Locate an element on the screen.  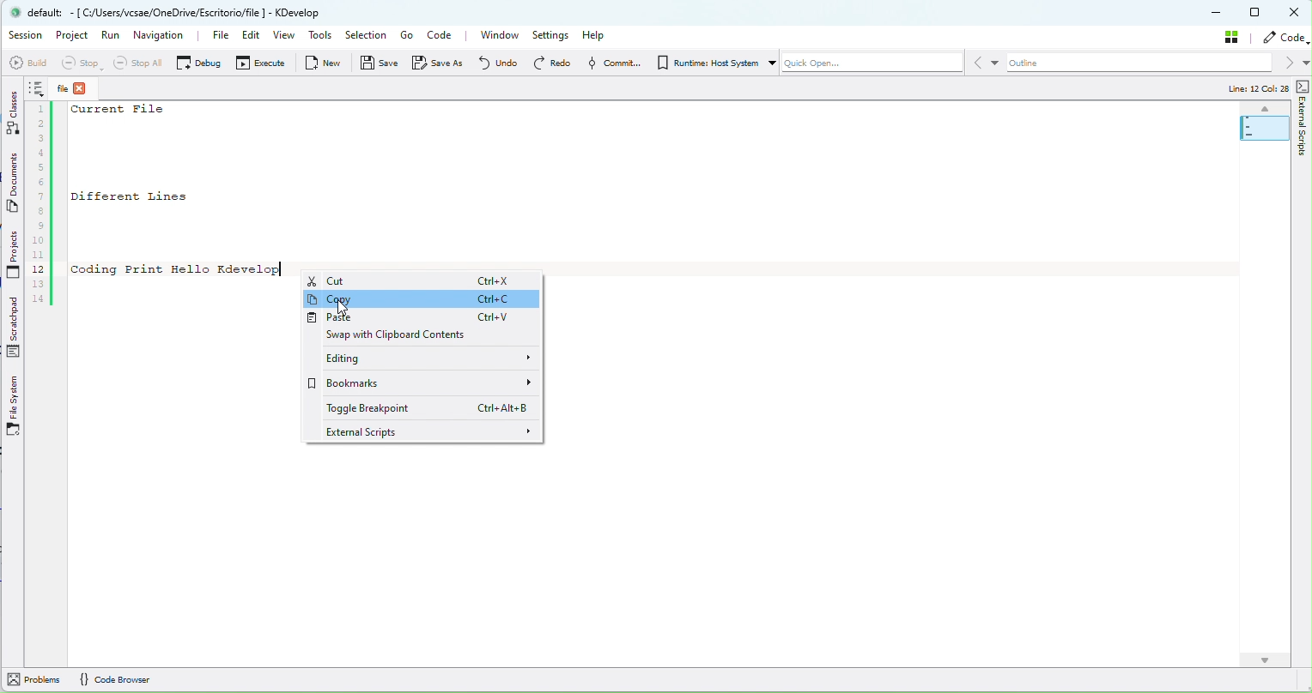
Minimize is located at coordinates (1218, 14).